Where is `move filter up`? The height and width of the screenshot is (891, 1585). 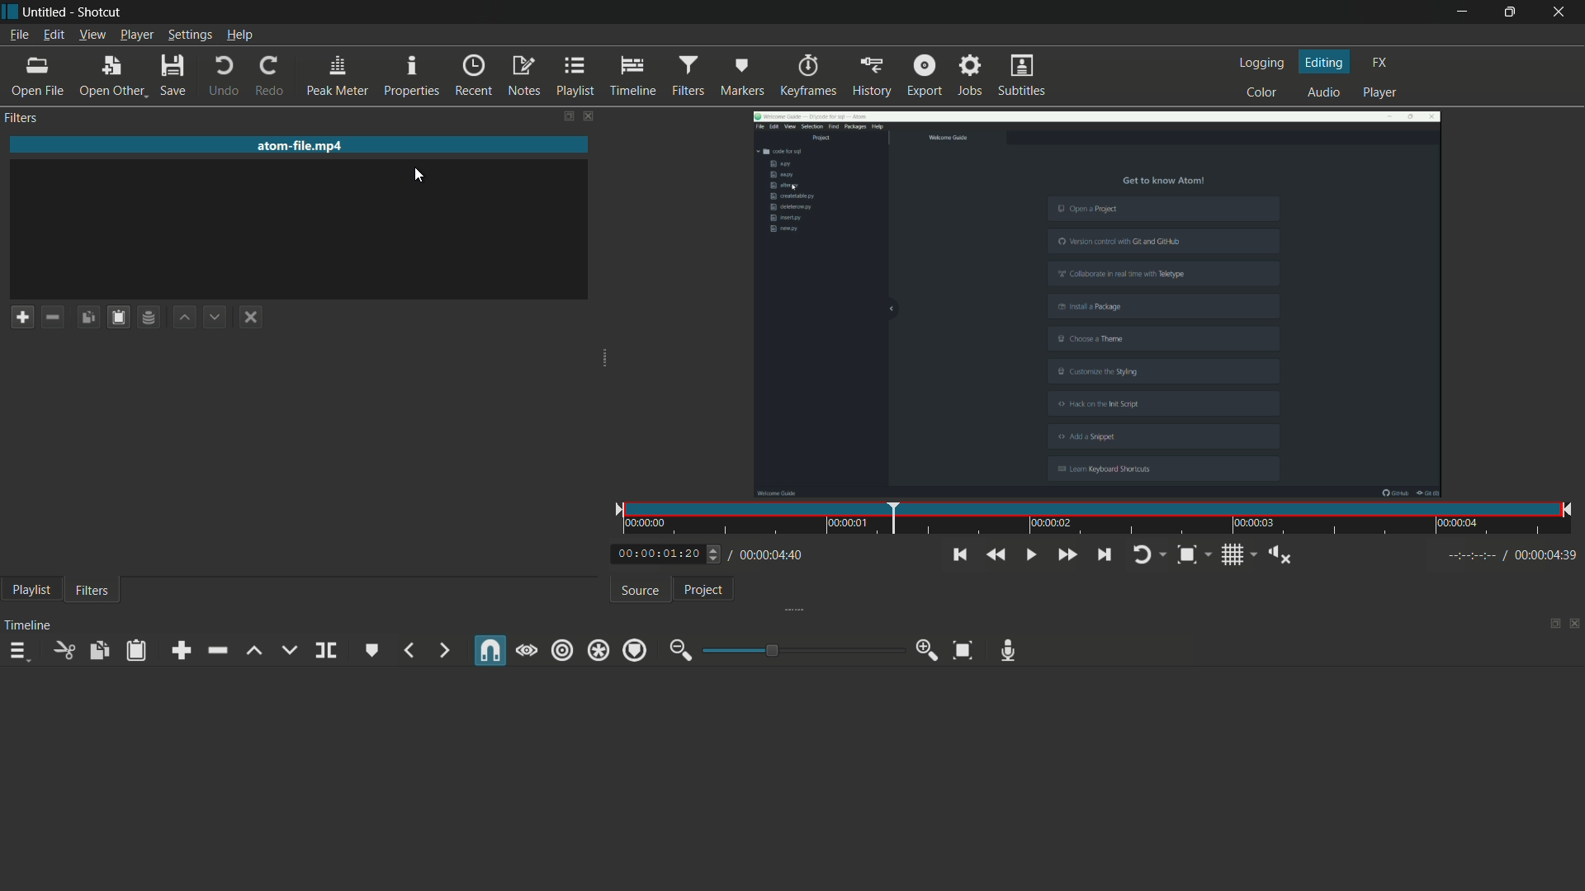
move filter up is located at coordinates (186, 316).